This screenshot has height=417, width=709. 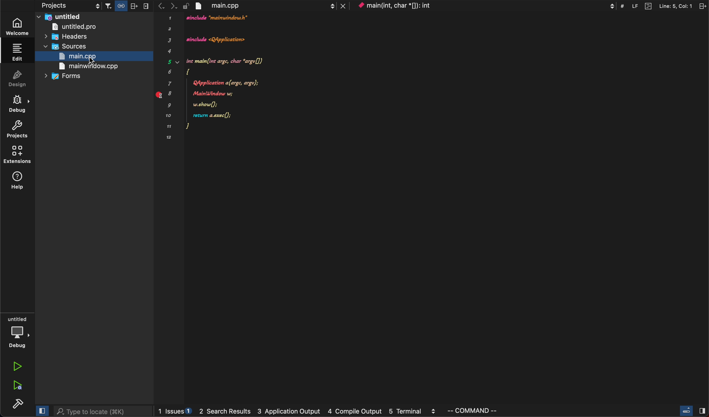 What do you see at coordinates (87, 27) in the screenshot?
I see `untitled pro` at bounding box center [87, 27].